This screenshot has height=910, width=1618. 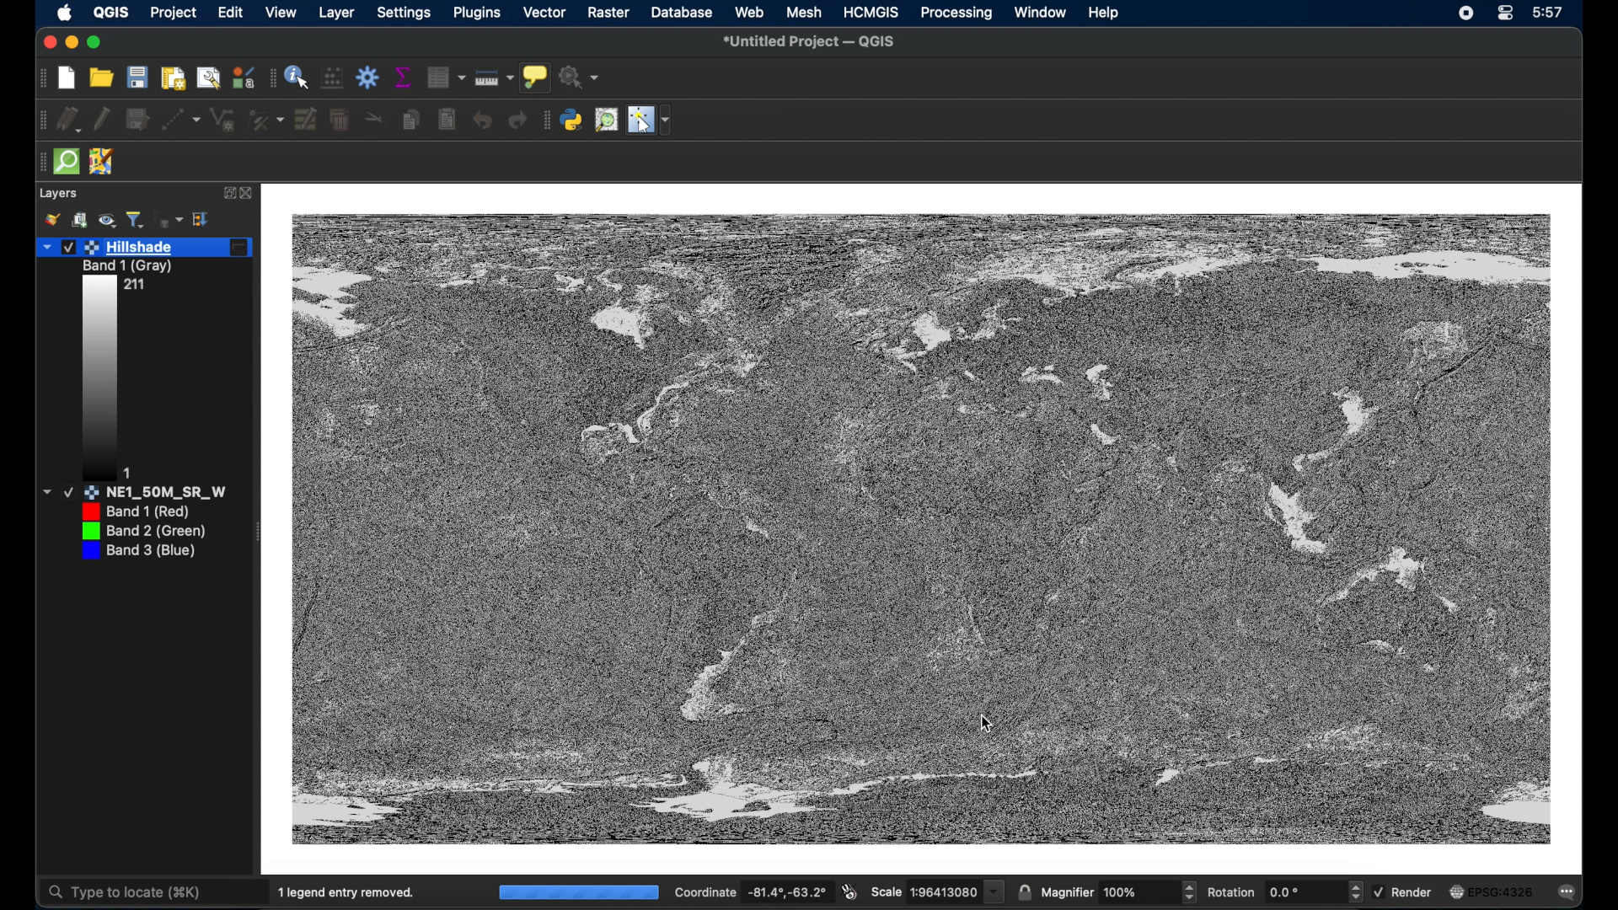 I want to click on layer, so click(x=336, y=13).